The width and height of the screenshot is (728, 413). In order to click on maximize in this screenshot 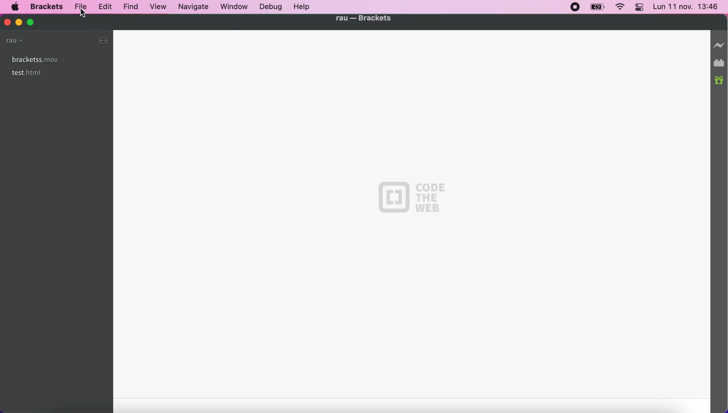, I will do `click(36, 22)`.